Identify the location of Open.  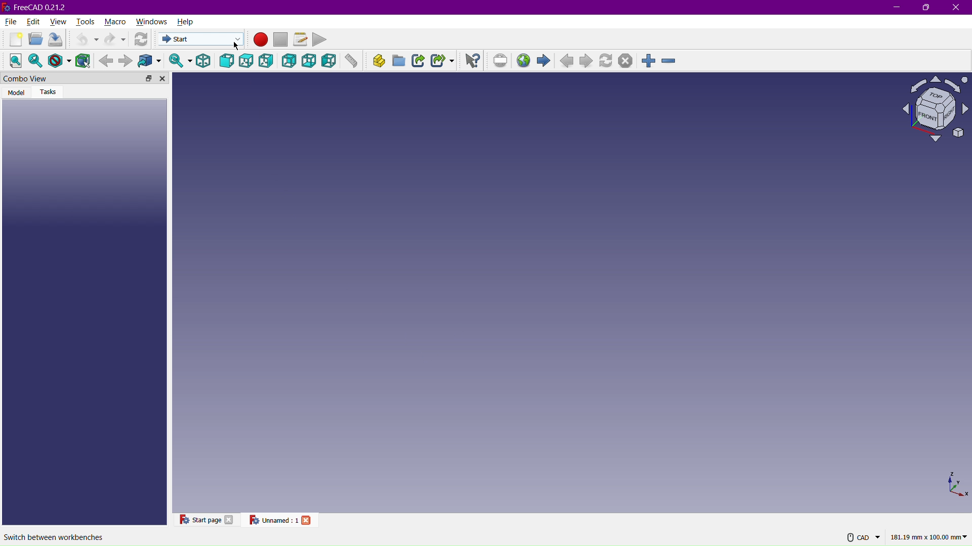
(36, 39).